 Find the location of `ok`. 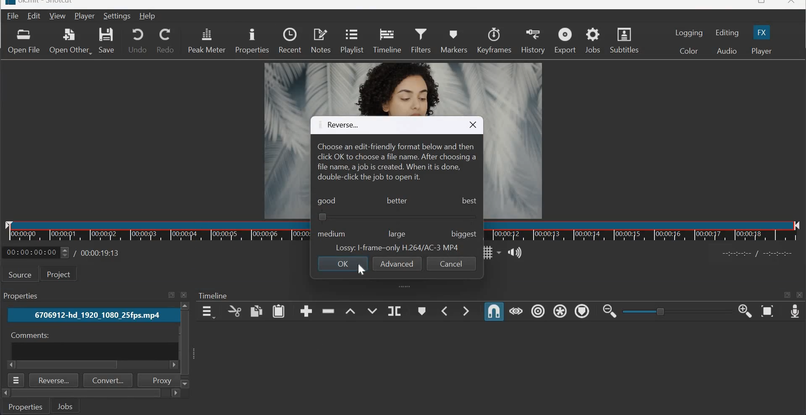

ok is located at coordinates (342, 264).